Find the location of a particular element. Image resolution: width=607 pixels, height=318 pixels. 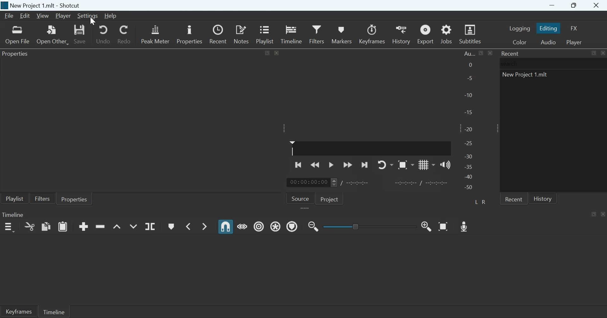

Save project as MLT XML file is located at coordinates (80, 34).